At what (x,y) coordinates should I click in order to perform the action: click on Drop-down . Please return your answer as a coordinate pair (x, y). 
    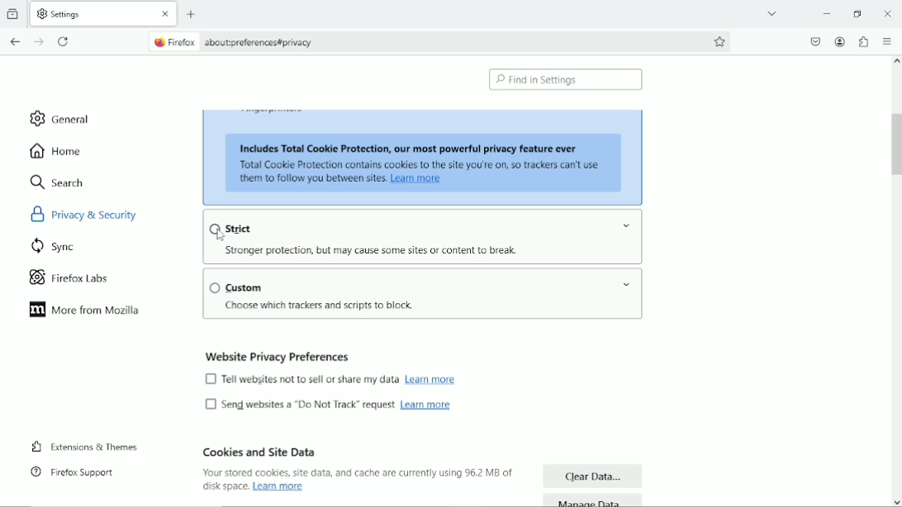
    Looking at the image, I should click on (627, 284).